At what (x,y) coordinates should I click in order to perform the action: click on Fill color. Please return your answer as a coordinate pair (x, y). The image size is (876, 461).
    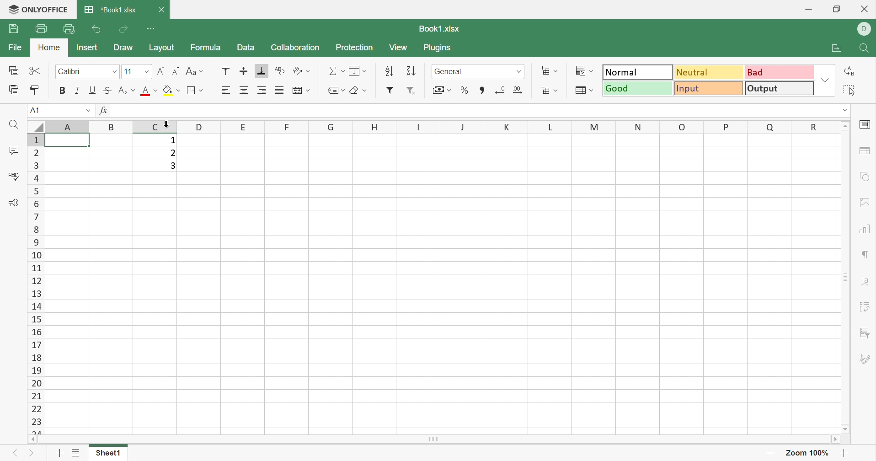
    Looking at the image, I should click on (168, 91).